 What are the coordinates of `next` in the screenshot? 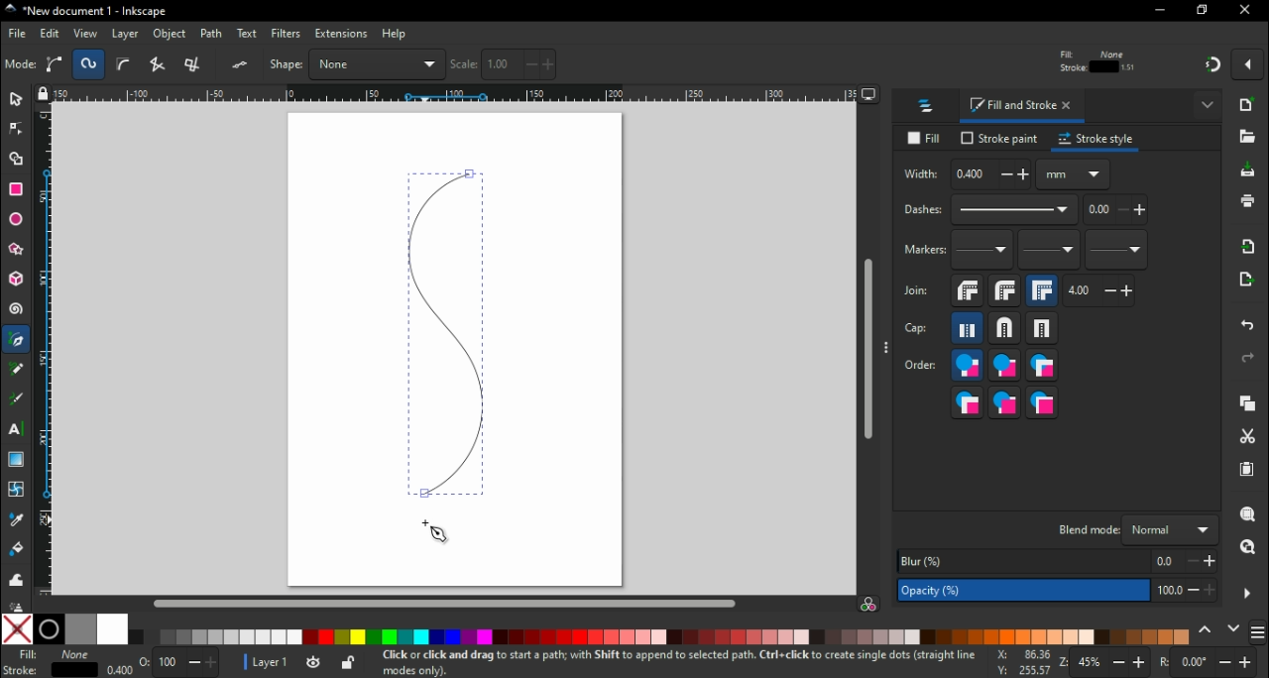 It's located at (1234, 628).